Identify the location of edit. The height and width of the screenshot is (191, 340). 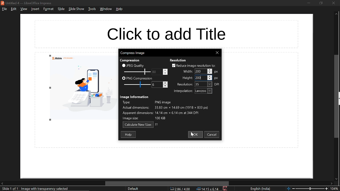
(14, 9).